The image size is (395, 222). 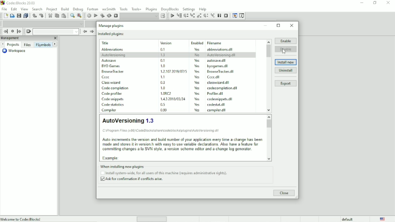 What do you see at coordinates (52, 9) in the screenshot?
I see `Project` at bounding box center [52, 9].